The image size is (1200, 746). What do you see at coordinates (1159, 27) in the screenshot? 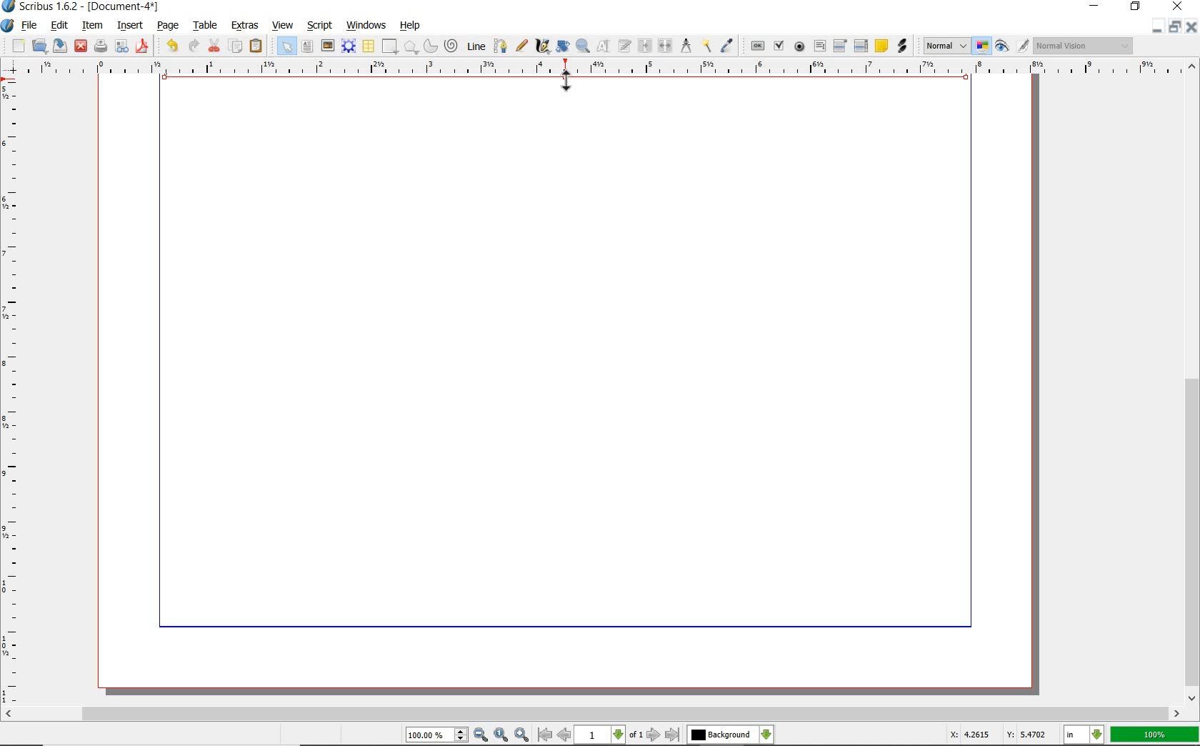
I see `minimize` at bounding box center [1159, 27].